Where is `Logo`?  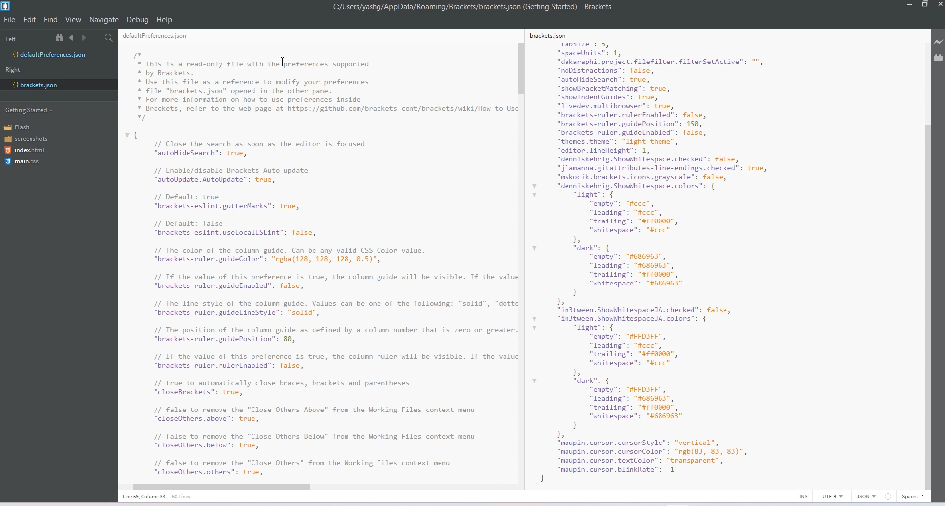
Logo is located at coordinates (7, 6).